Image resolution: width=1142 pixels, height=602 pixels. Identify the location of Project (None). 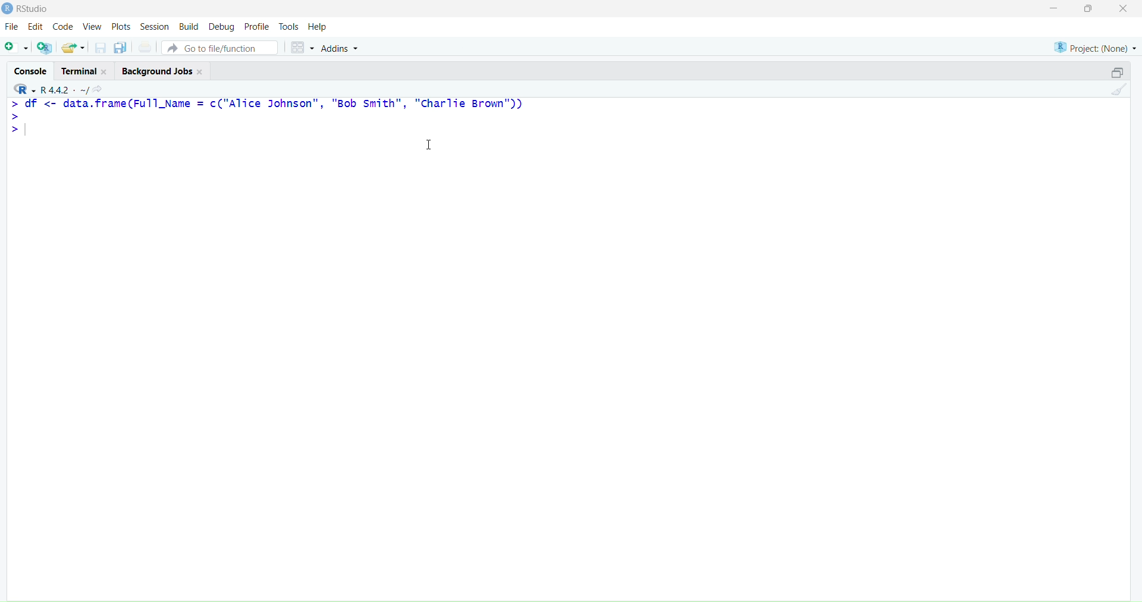
(1094, 43).